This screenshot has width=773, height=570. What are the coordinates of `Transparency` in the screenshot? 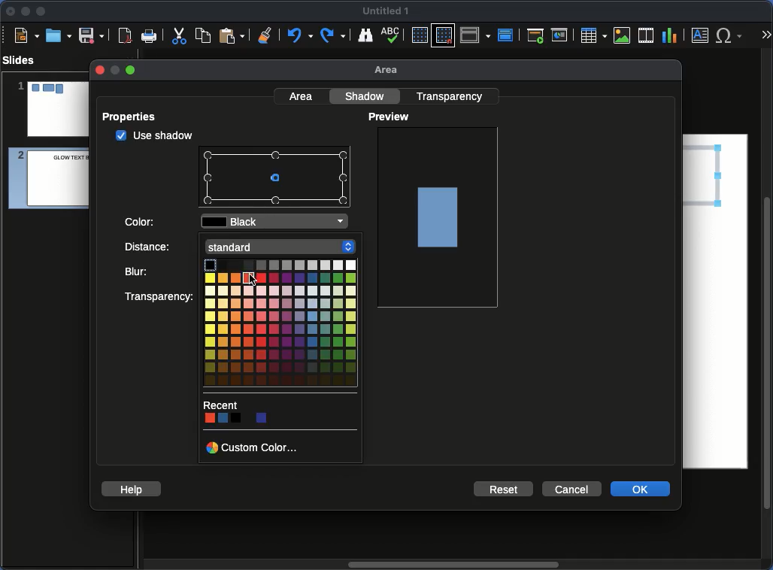 It's located at (160, 296).